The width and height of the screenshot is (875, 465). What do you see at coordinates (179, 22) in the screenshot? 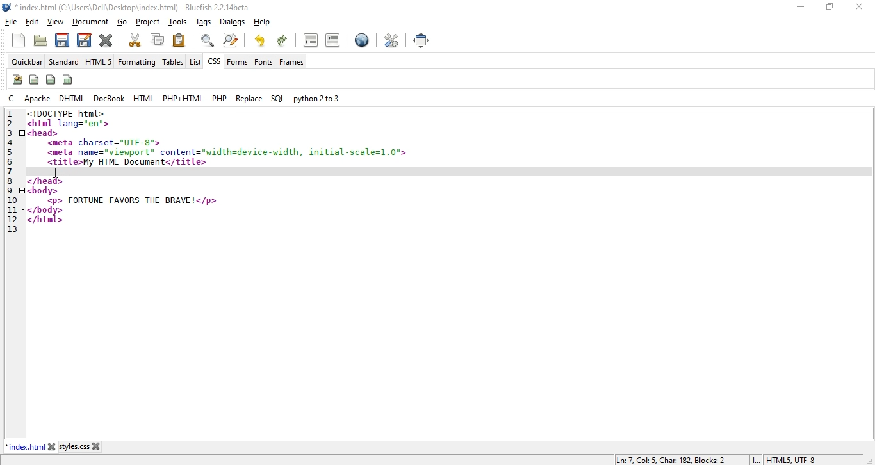
I see `tools` at bounding box center [179, 22].